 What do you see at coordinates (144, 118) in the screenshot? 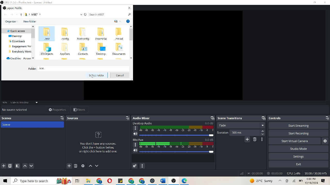
I see `audio mixer` at bounding box center [144, 118].